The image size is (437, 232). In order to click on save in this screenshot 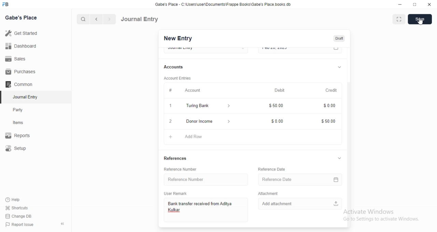, I will do `click(421, 19)`.